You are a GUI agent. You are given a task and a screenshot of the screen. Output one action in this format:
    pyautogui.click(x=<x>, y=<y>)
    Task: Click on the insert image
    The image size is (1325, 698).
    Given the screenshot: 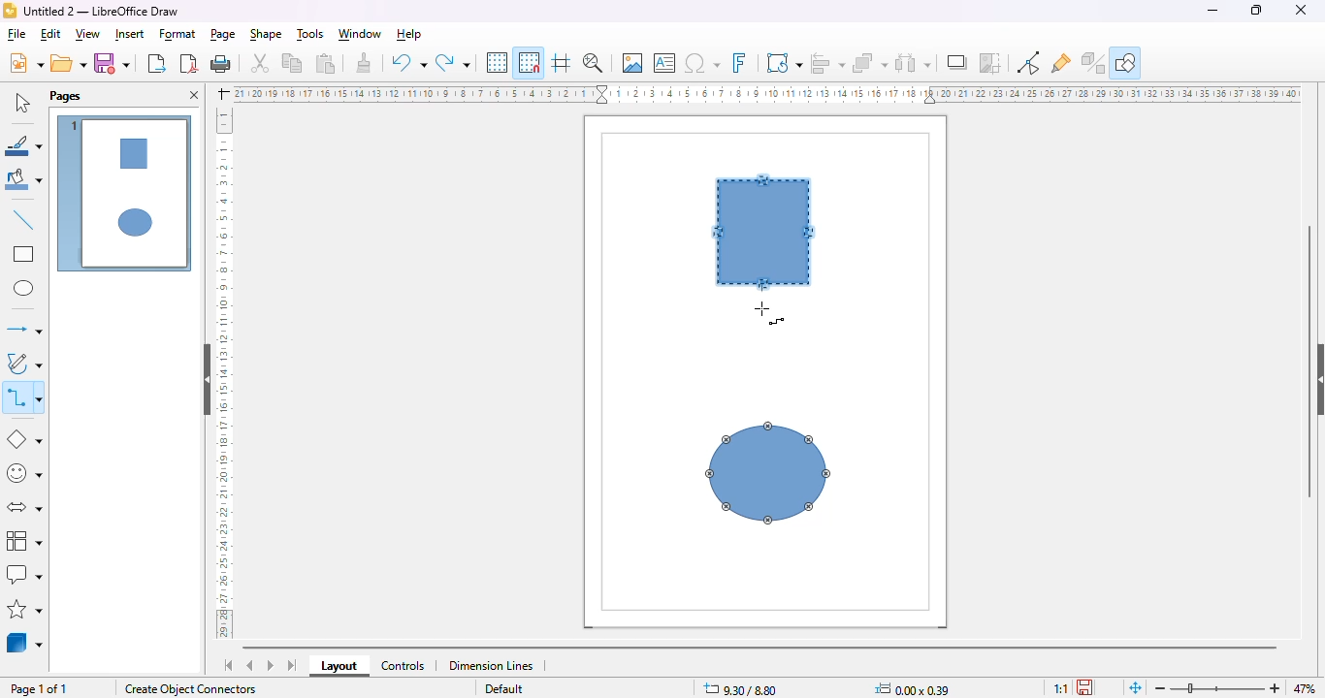 What is the action you would take?
    pyautogui.click(x=632, y=62)
    